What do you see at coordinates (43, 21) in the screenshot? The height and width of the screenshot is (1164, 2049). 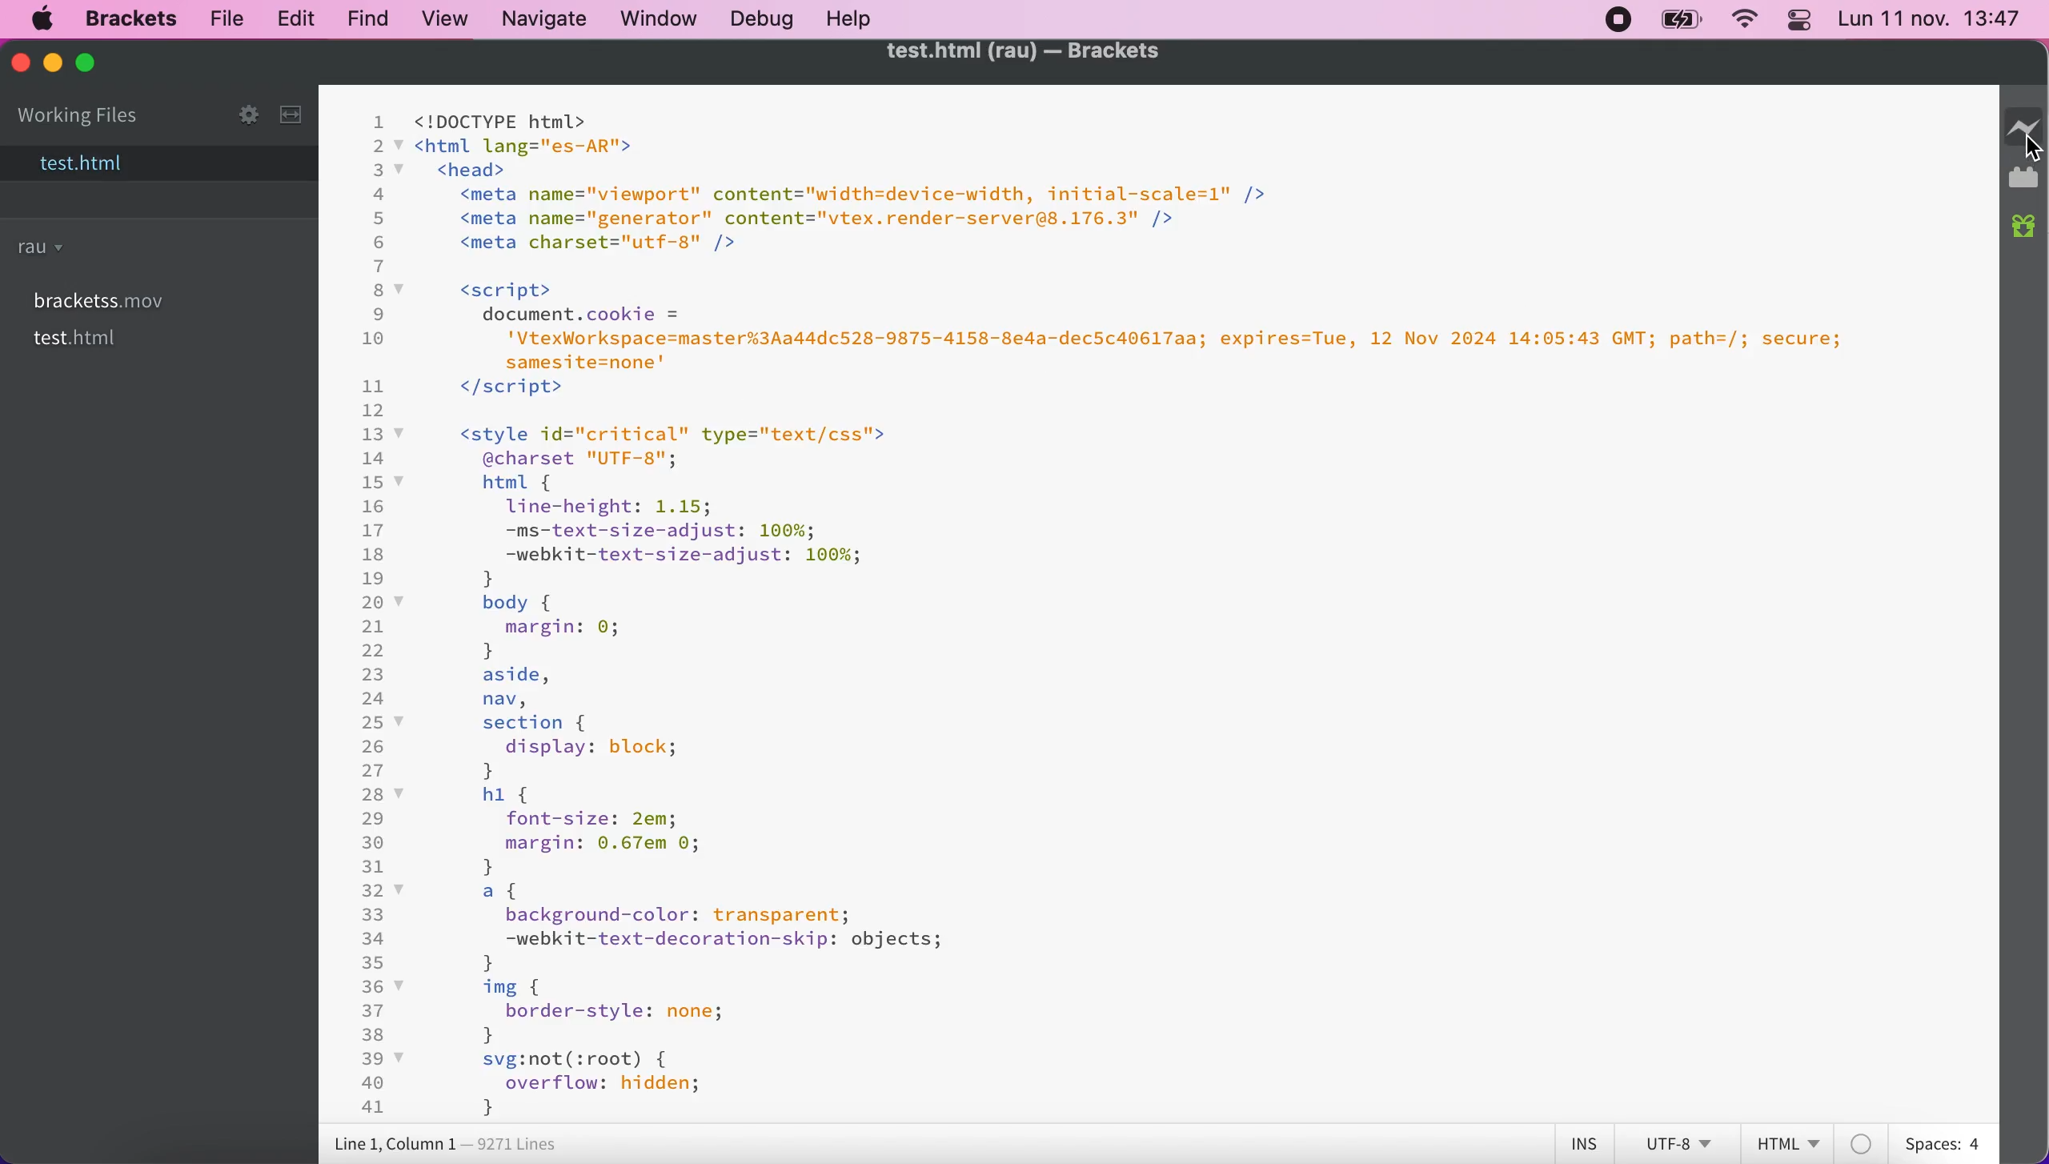 I see `mac logo` at bounding box center [43, 21].